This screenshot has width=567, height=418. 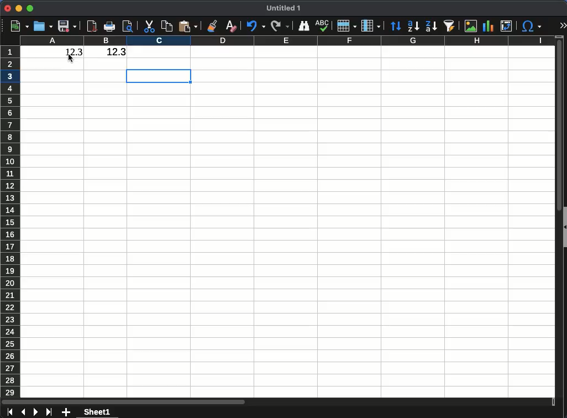 I want to click on cell selection , so click(x=159, y=76).